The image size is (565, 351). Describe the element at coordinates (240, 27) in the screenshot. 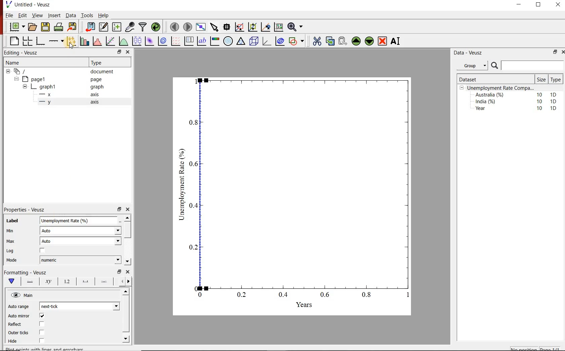

I see `click or draw rectangle on the zoom graph axes` at that location.